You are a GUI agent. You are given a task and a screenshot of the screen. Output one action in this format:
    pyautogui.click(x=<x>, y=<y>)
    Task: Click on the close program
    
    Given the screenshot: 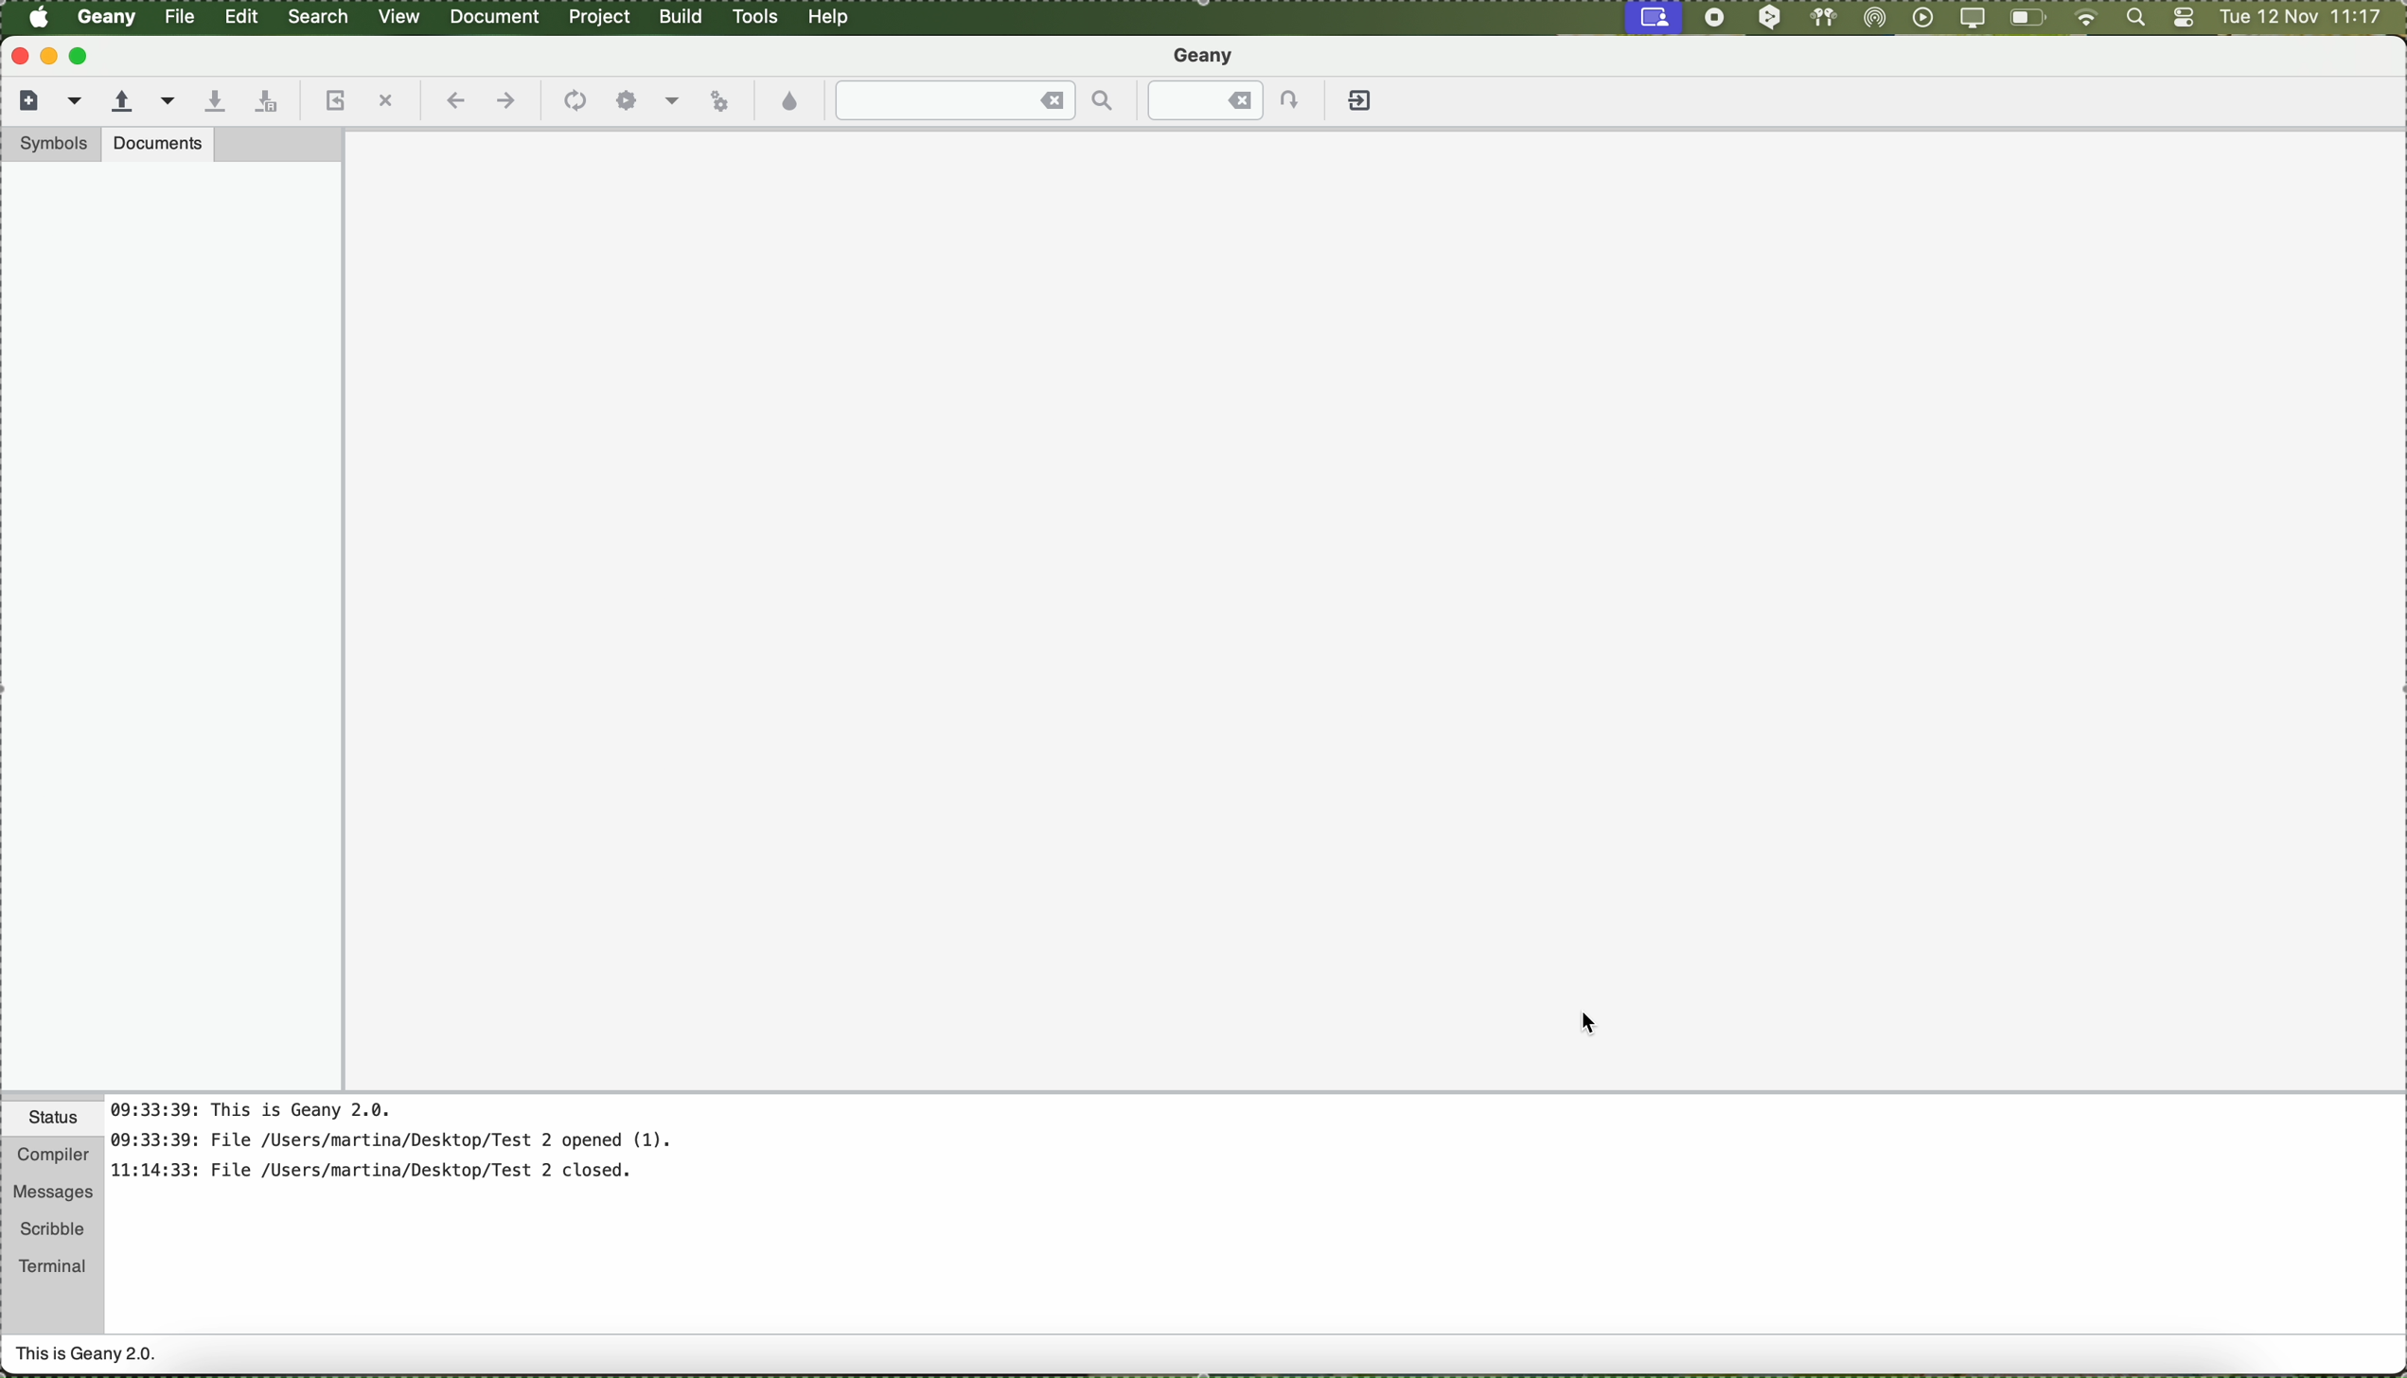 What is the action you would take?
    pyautogui.click(x=16, y=55)
    